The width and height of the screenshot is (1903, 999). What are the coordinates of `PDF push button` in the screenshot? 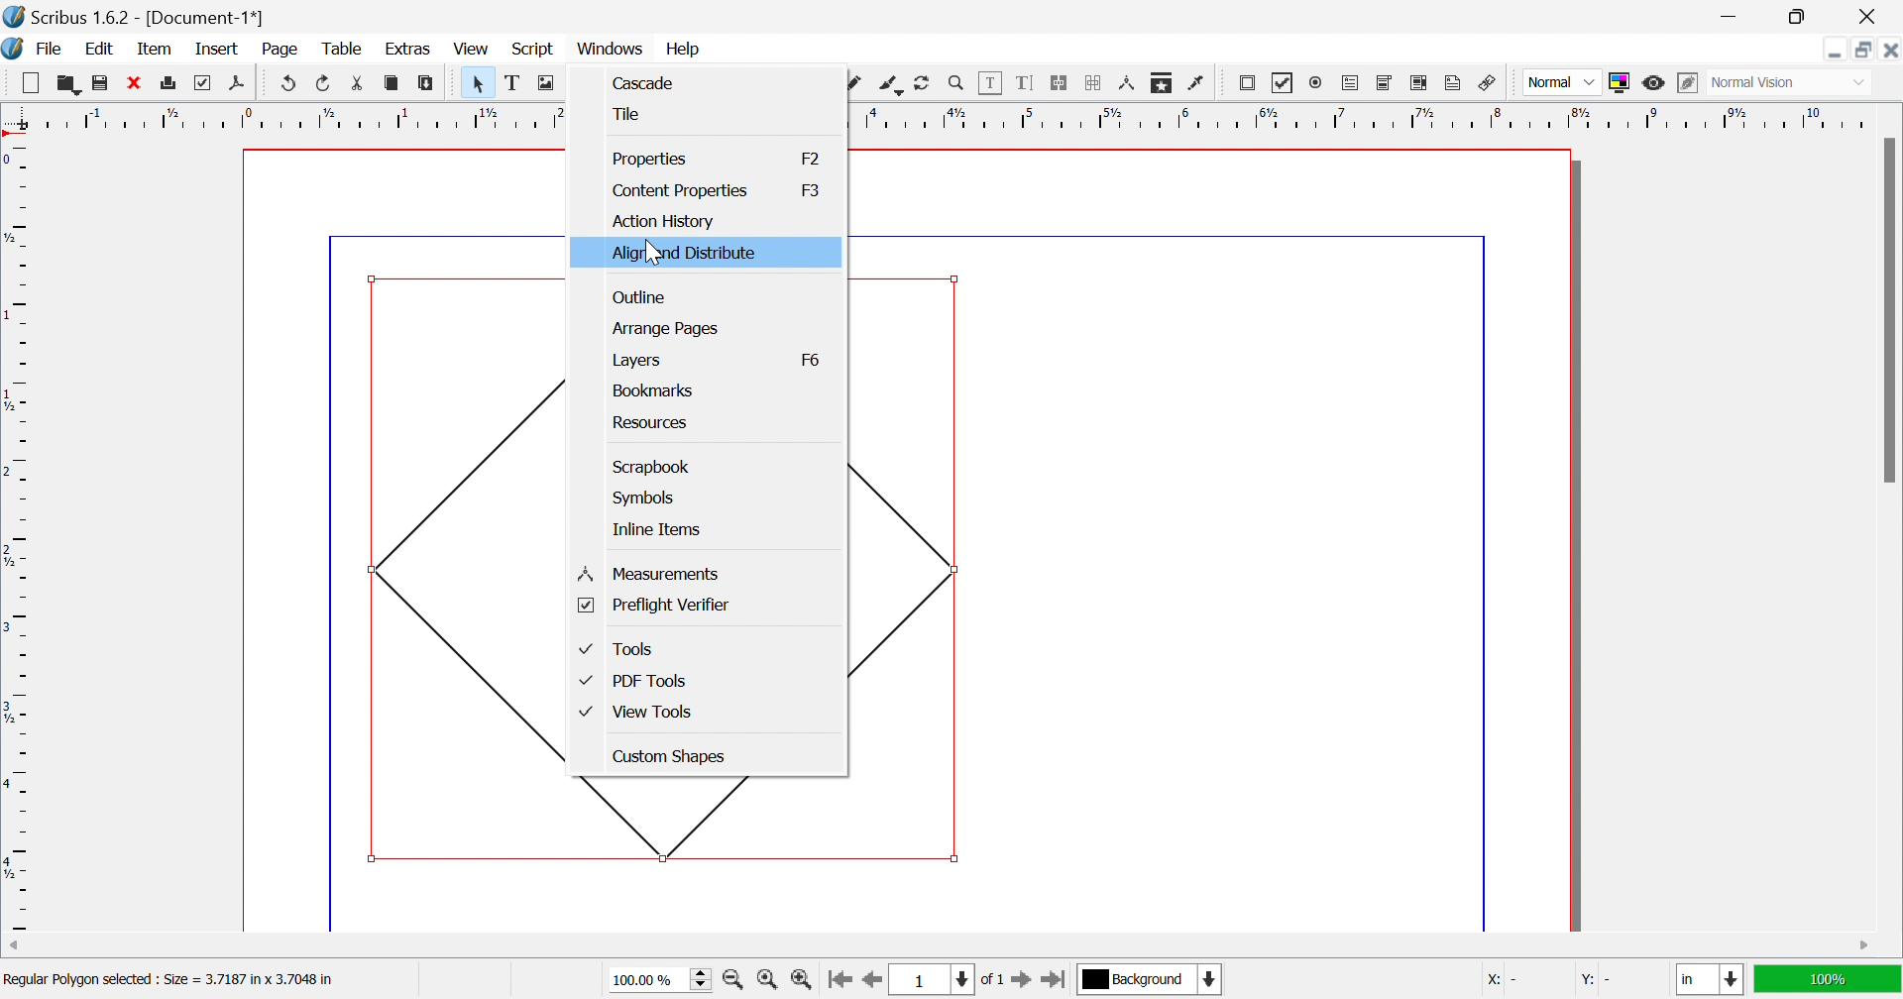 It's located at (1250, 82).